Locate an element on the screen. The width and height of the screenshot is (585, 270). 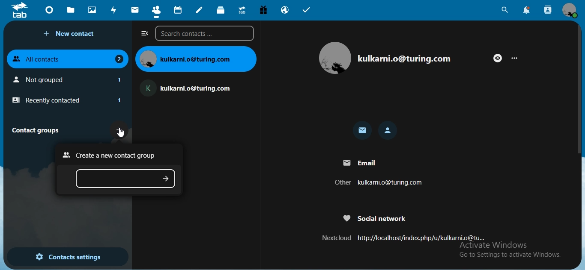
calendar is located at coordinates (179, 10).